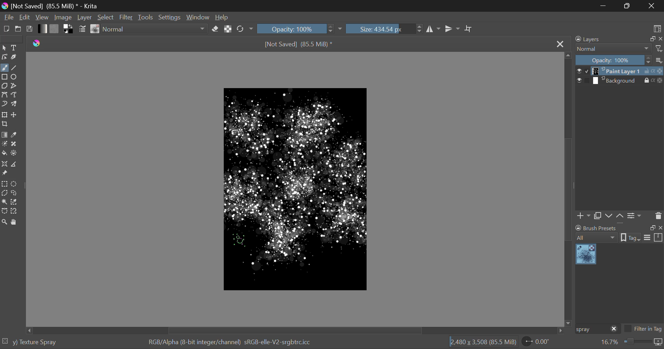 Image resolution: width=664 pixels, height=349 pixels. What do you see at coordinates (614, 60) in the screenshot?
I see `Opacity: 100%` at bounding box center [614, 60].